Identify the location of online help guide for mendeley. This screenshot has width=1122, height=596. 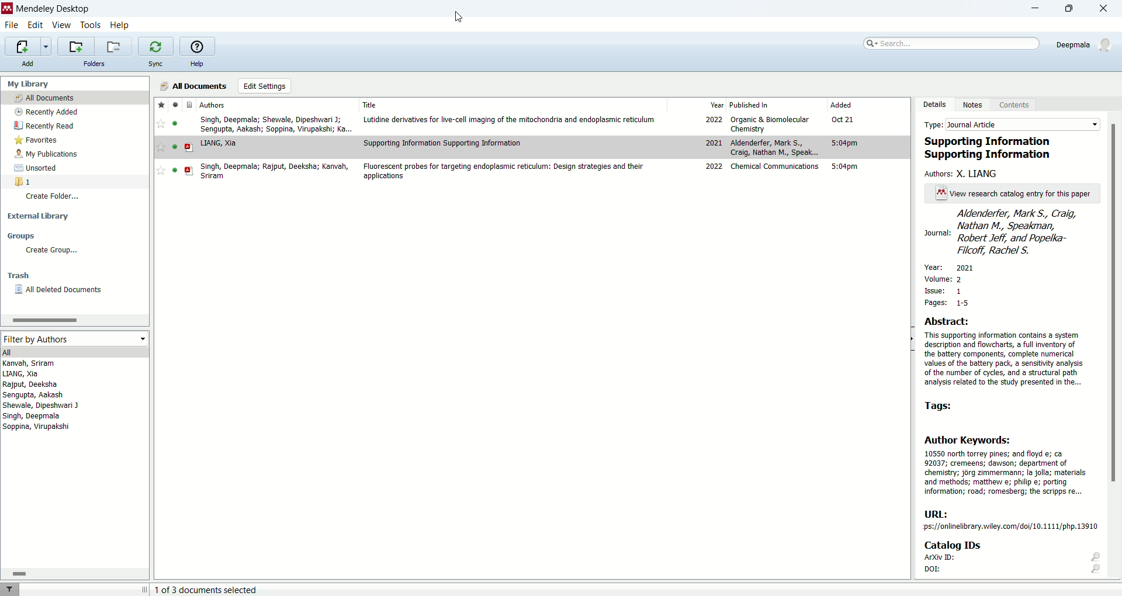
(198, 46).